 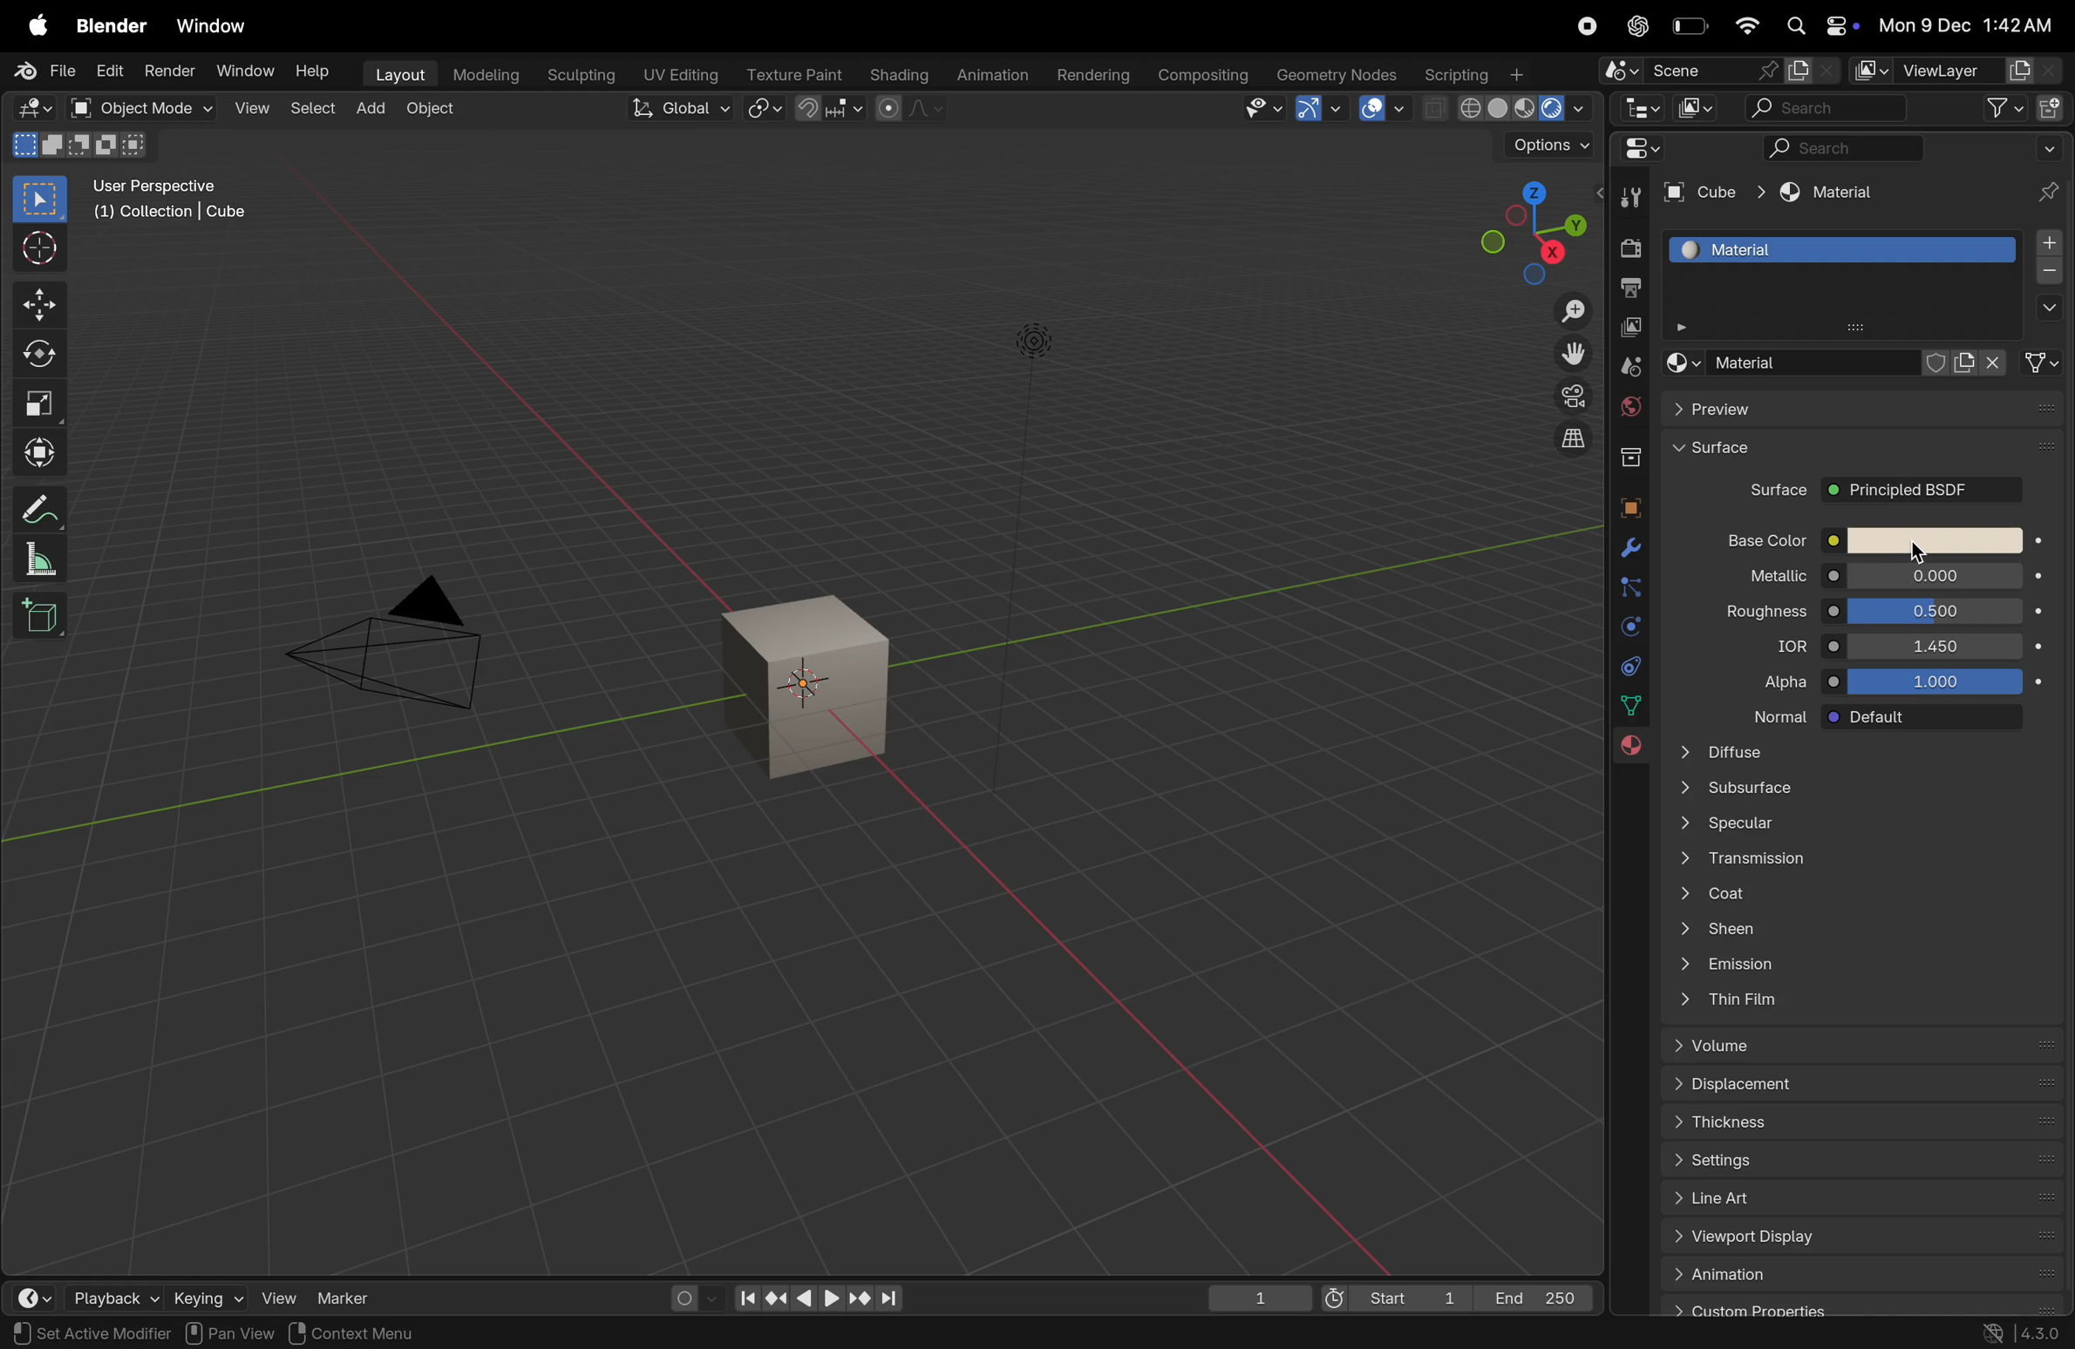 What do you see at coordinates (33, 108) in the screenshot?
I see `editor type` at bounding box center [33, 108].